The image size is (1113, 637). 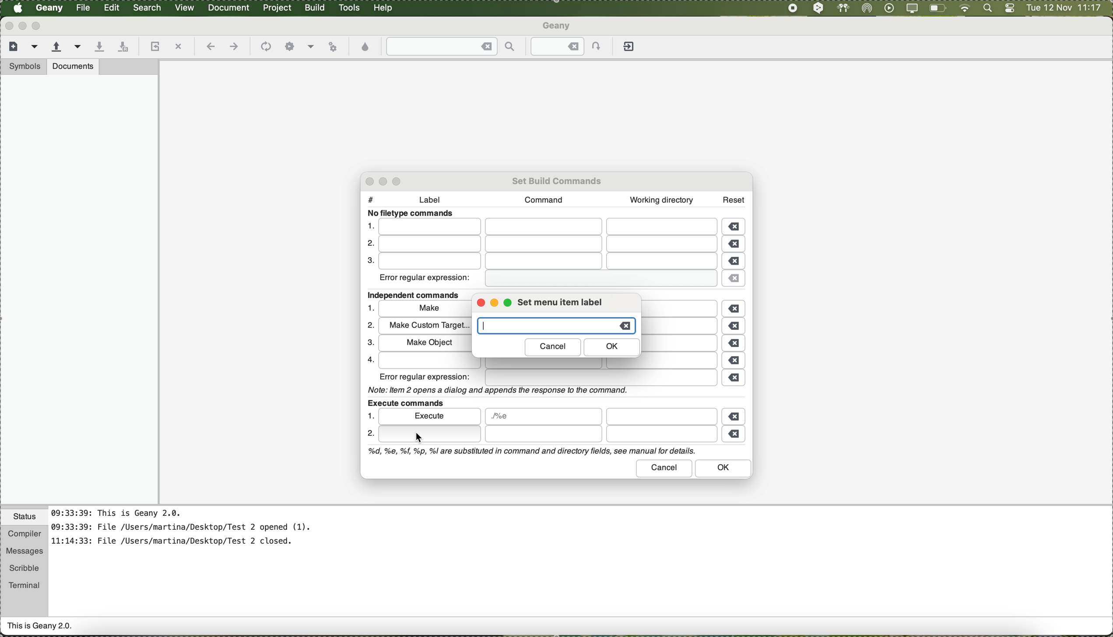 I want to click on play, so click(x=887, y=8).